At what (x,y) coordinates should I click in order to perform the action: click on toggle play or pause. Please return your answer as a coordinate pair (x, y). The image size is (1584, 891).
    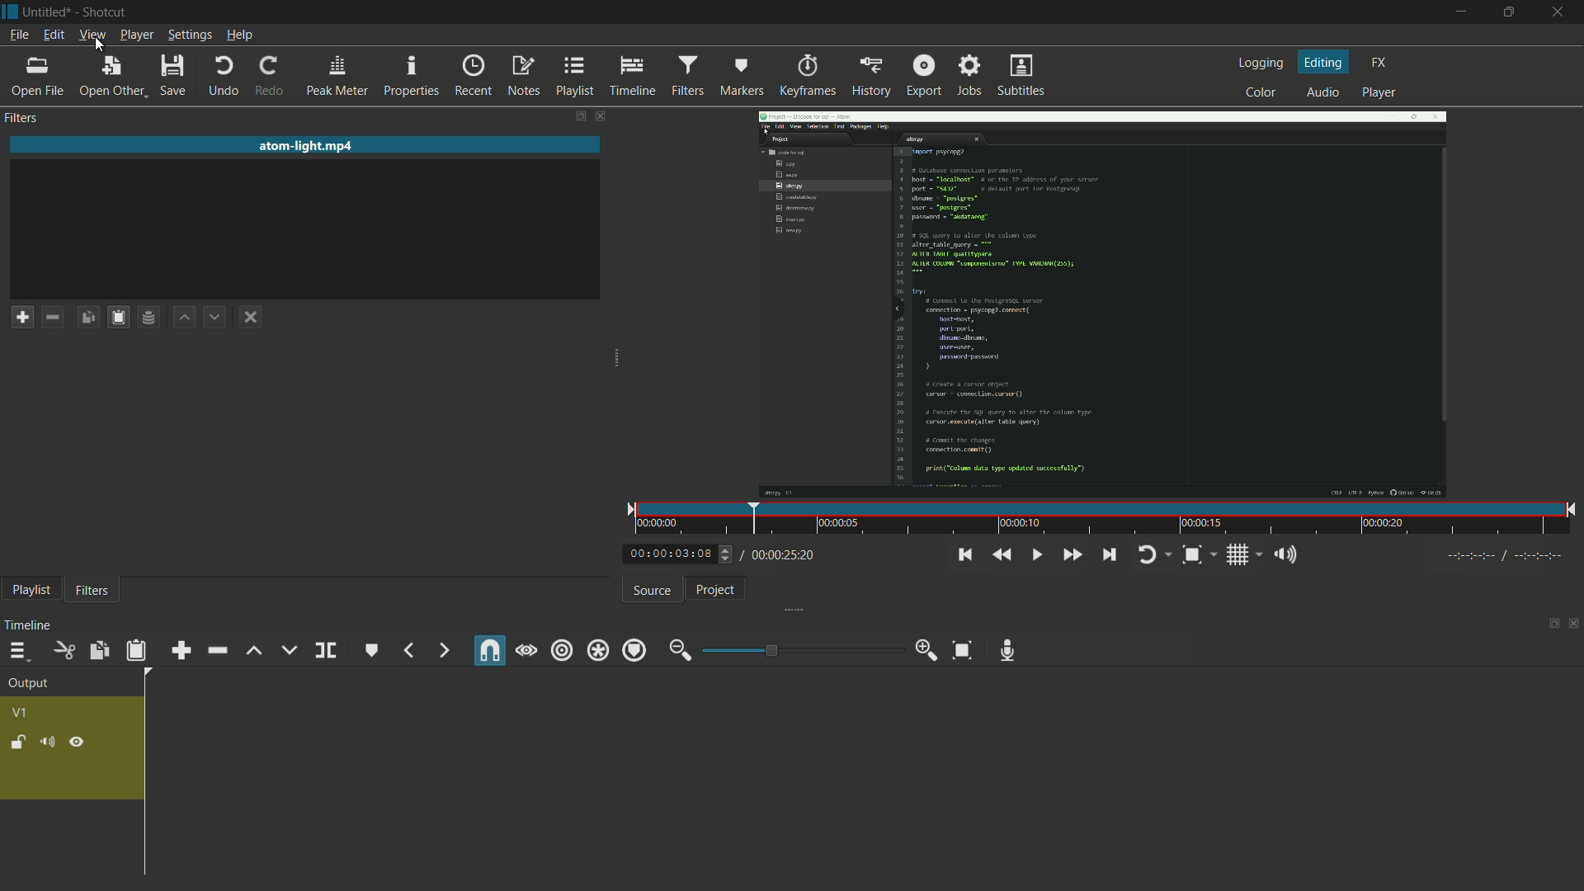
    Looking at the image, I should click on (1038, 554).